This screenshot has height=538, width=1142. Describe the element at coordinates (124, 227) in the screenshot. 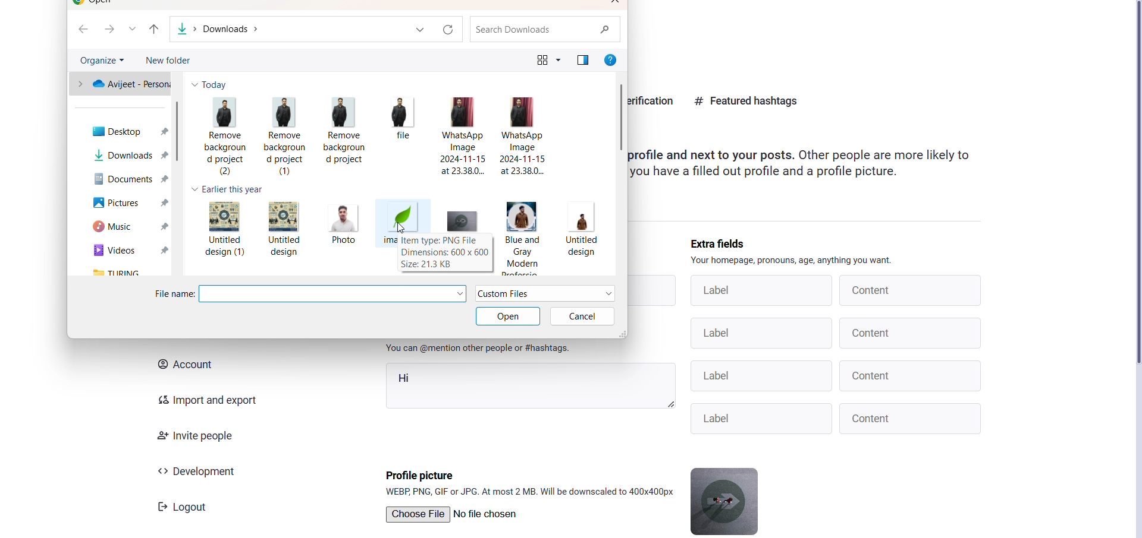

I see `music` at that location.